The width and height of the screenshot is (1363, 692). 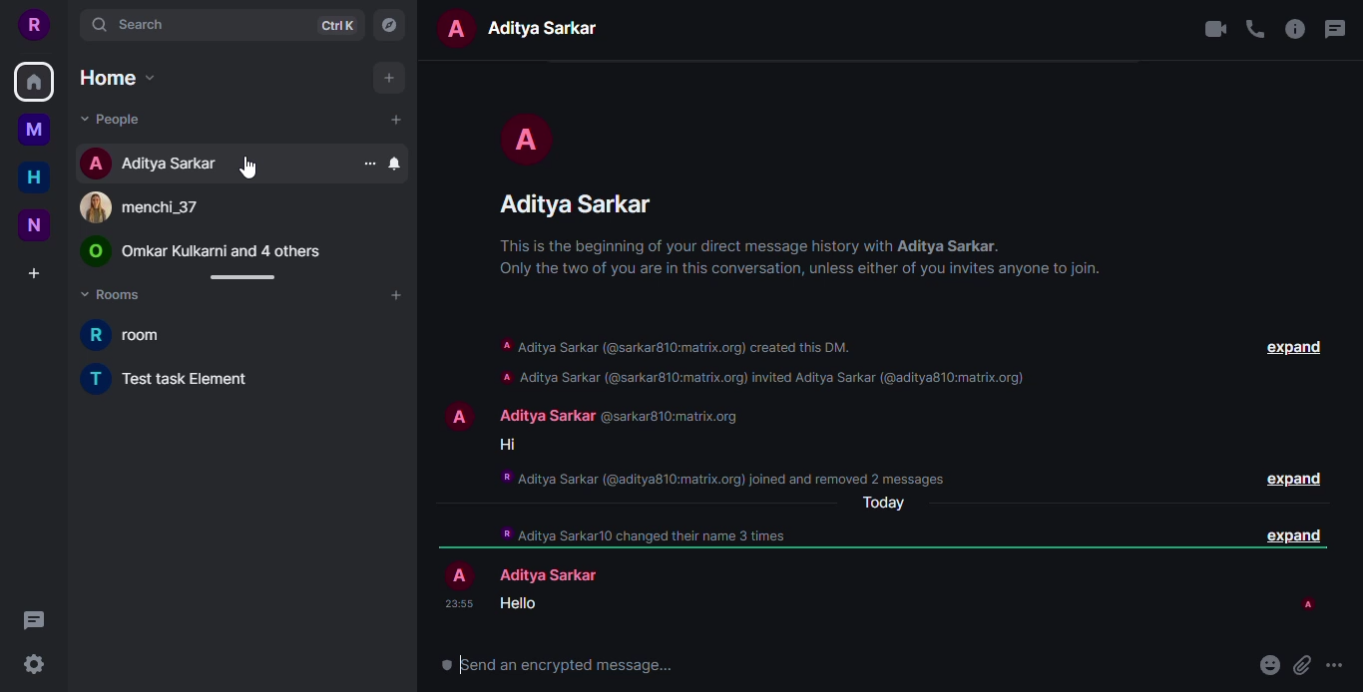 I want to click on send an encrypted message, so click(x=559, y=666).